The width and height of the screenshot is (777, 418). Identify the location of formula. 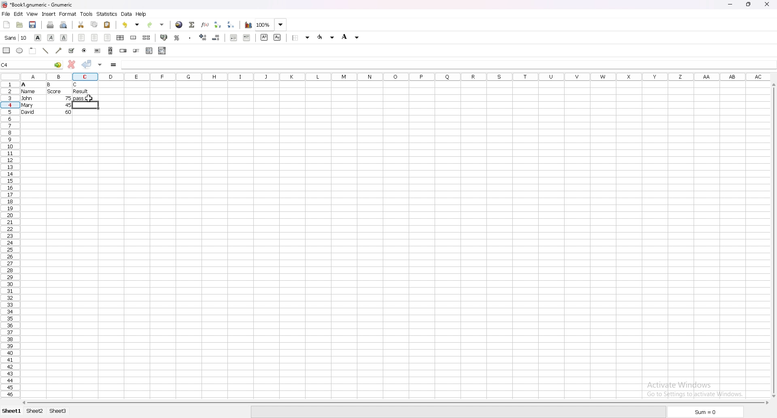
(114, 65).